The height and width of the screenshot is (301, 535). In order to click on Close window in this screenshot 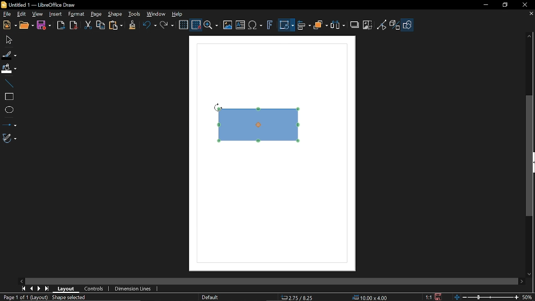, I will do `click(524, 5)`.